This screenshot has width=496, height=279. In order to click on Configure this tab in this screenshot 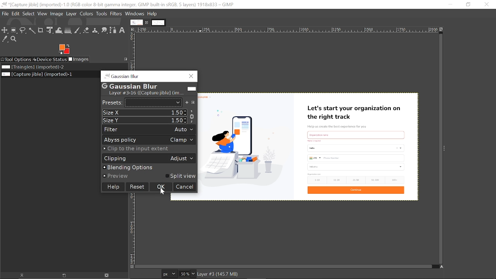, I will do `click(132, 29)`.